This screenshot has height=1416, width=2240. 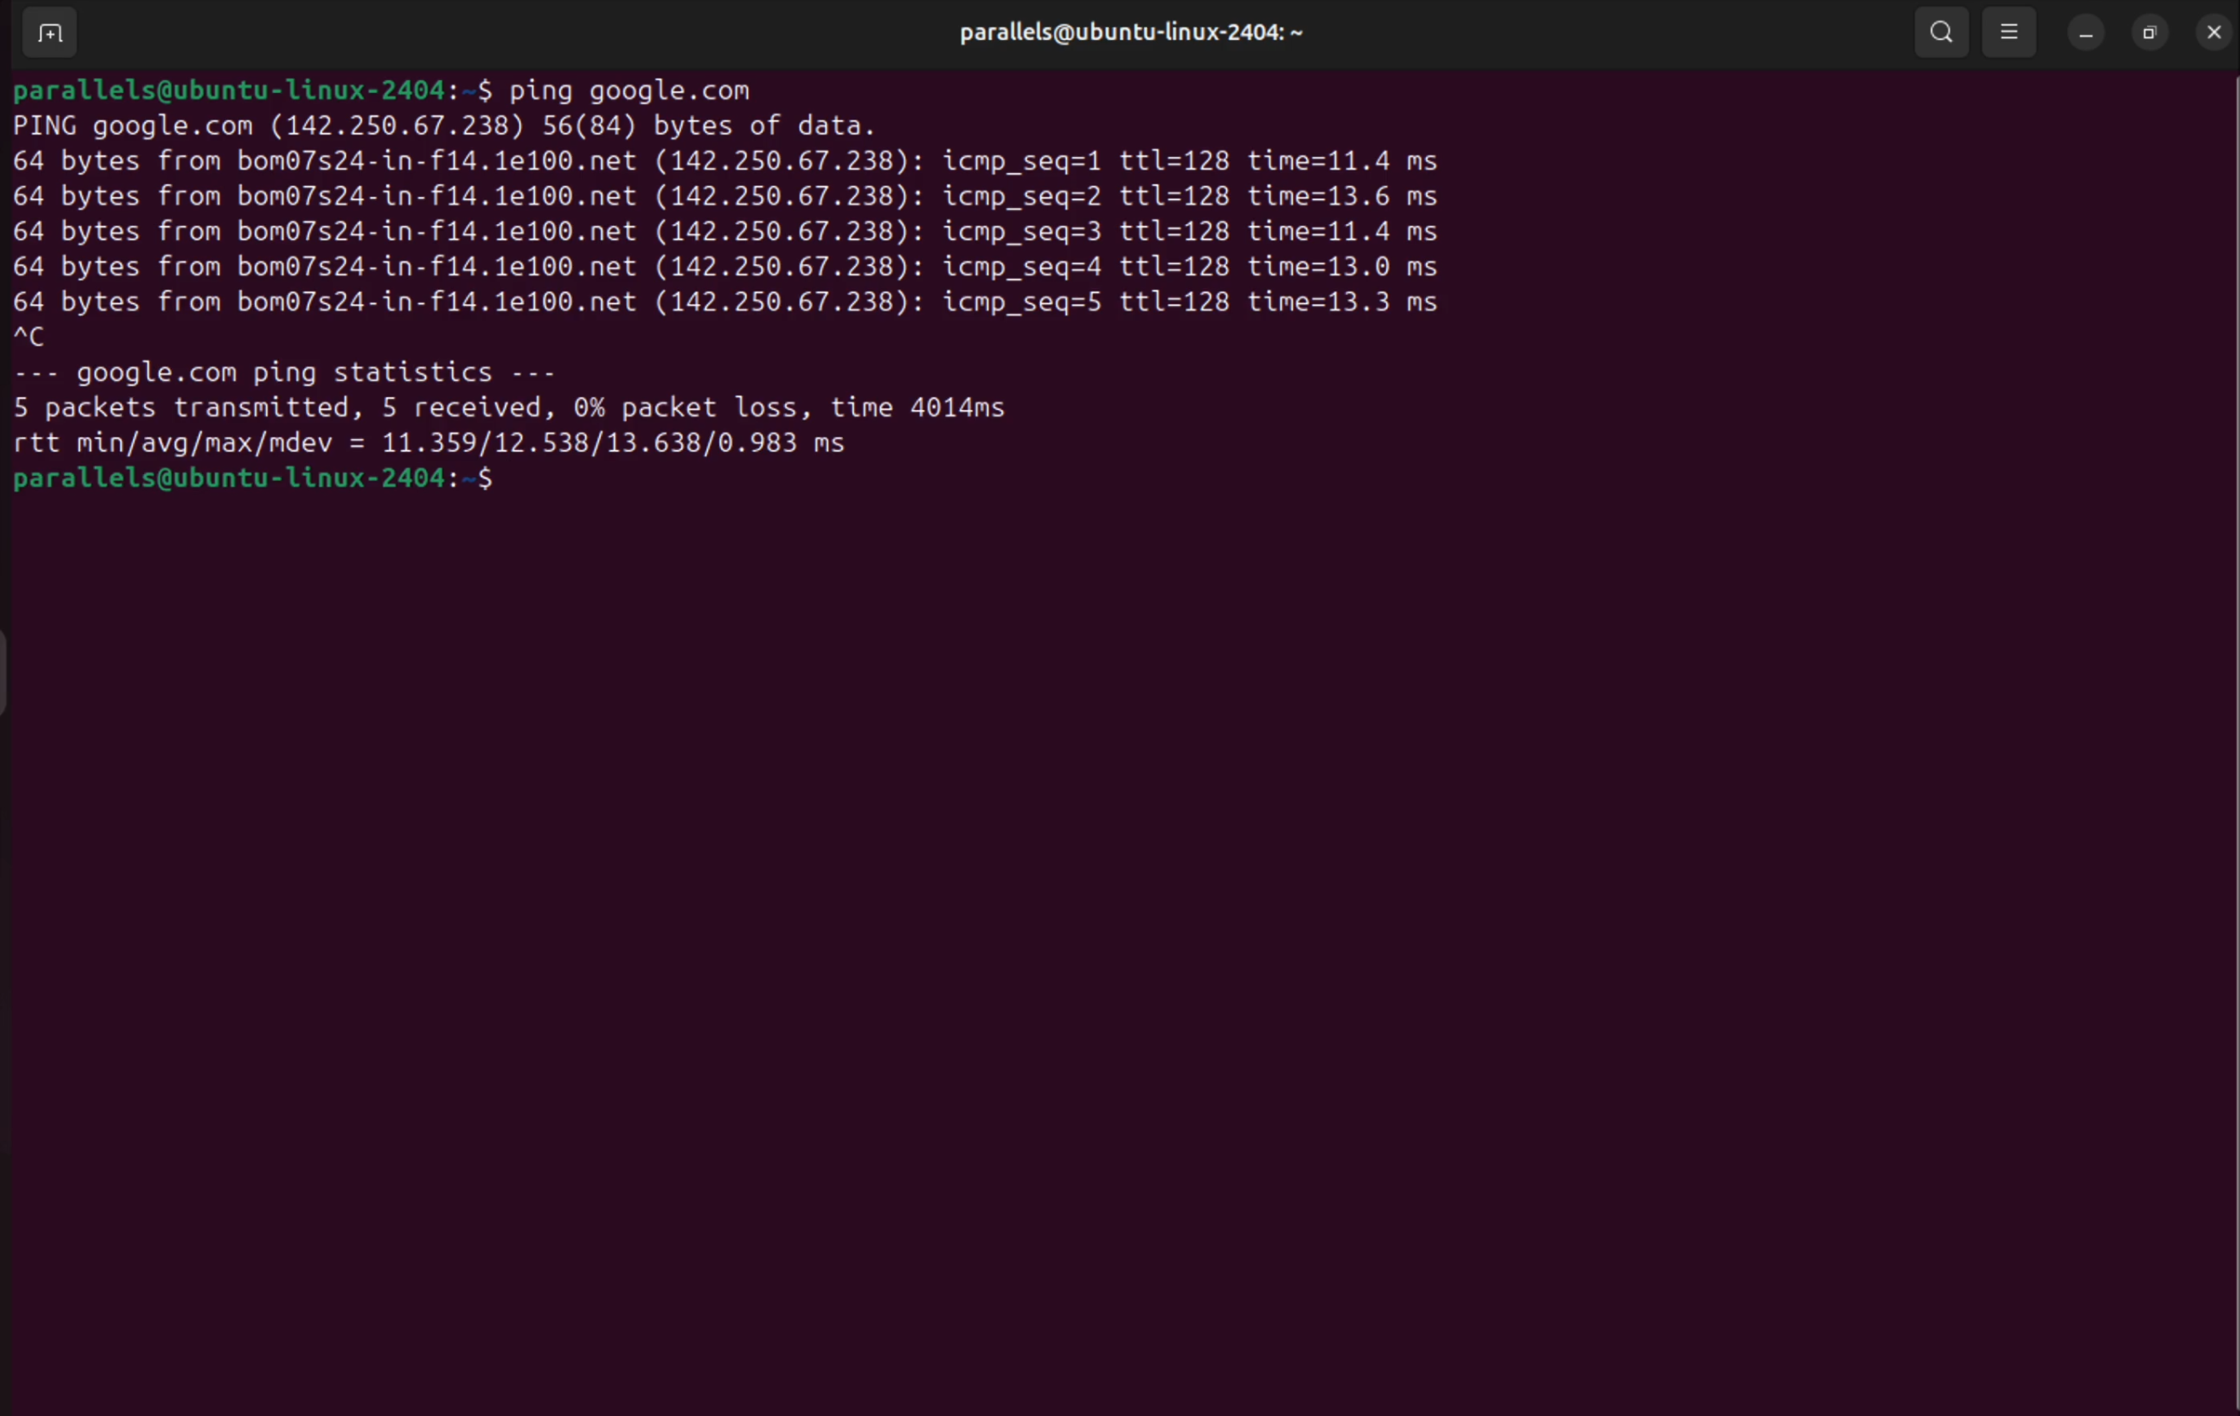 What do you see at coordinates (1360, 304) in the screenshot?
I see `time 1.4 ms` at bounding box center [1360, 304].